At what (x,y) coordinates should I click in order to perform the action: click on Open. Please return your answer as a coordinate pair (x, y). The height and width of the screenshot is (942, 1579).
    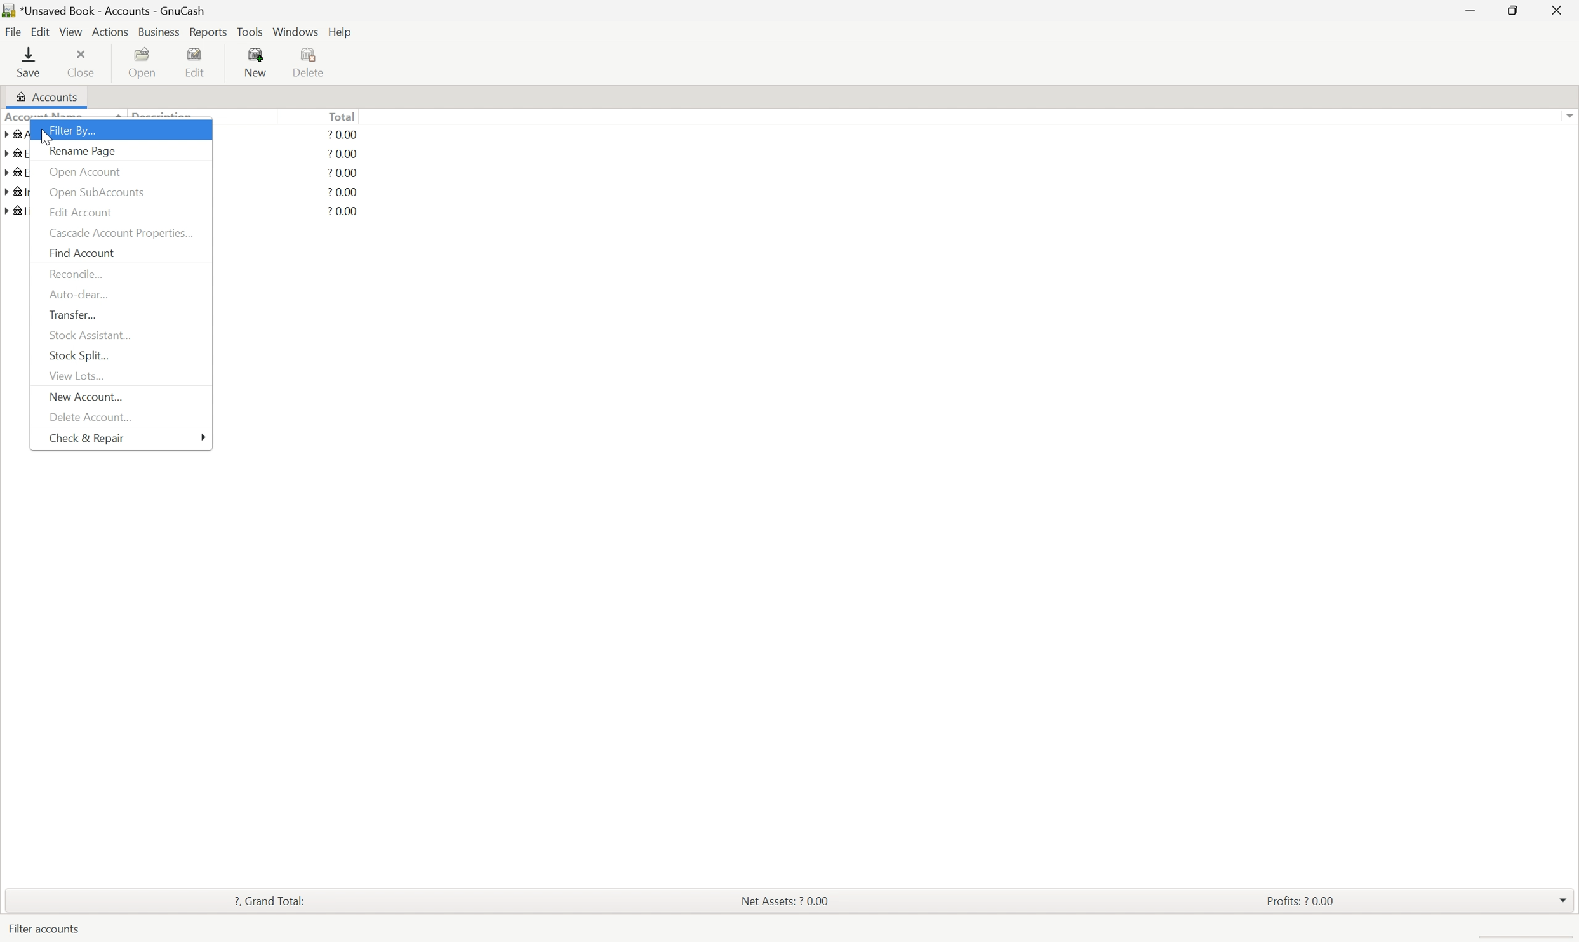
    Looking at the image, I should click on (147, 60).